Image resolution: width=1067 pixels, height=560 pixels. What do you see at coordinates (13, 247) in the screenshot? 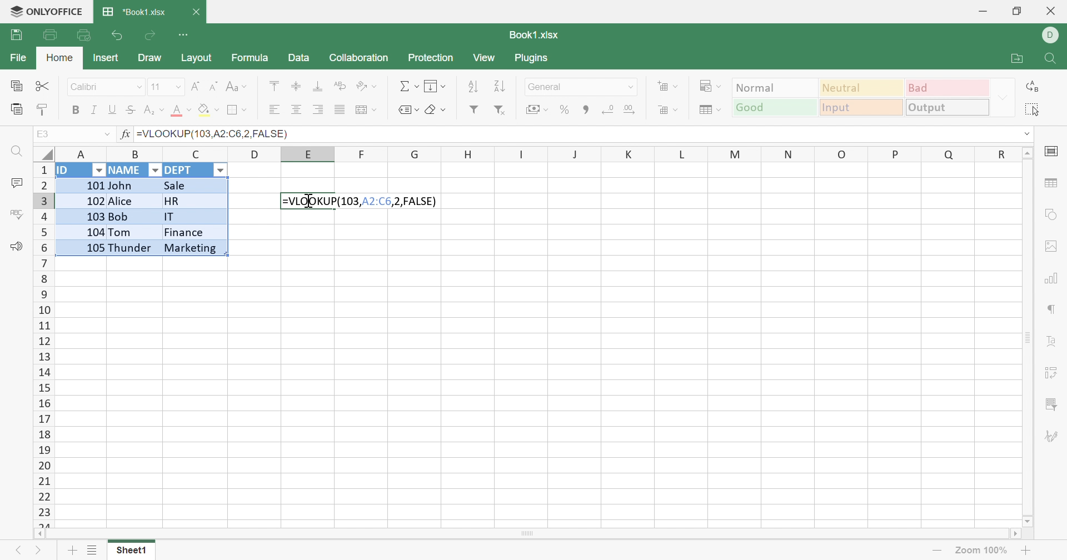
I see `Feedback & Support` at bounding box center [13, 247].